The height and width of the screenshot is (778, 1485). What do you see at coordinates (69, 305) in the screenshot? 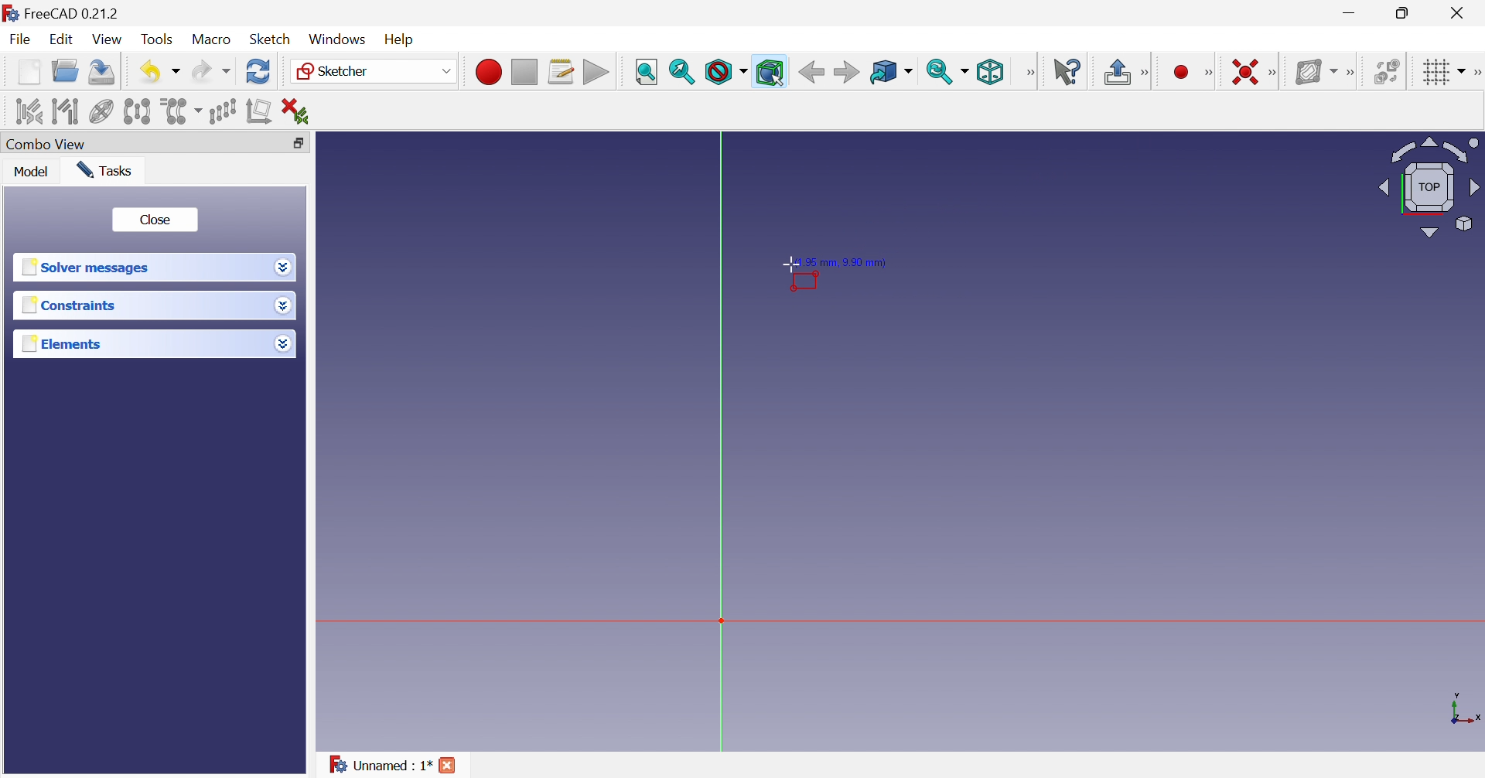
I see `Constraints` at bounding box center [69, 305].